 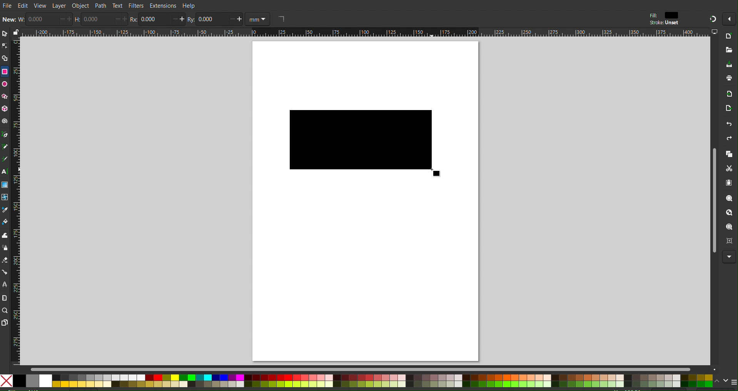 I want to click on increase/decrease, so click(x=66, y=19).